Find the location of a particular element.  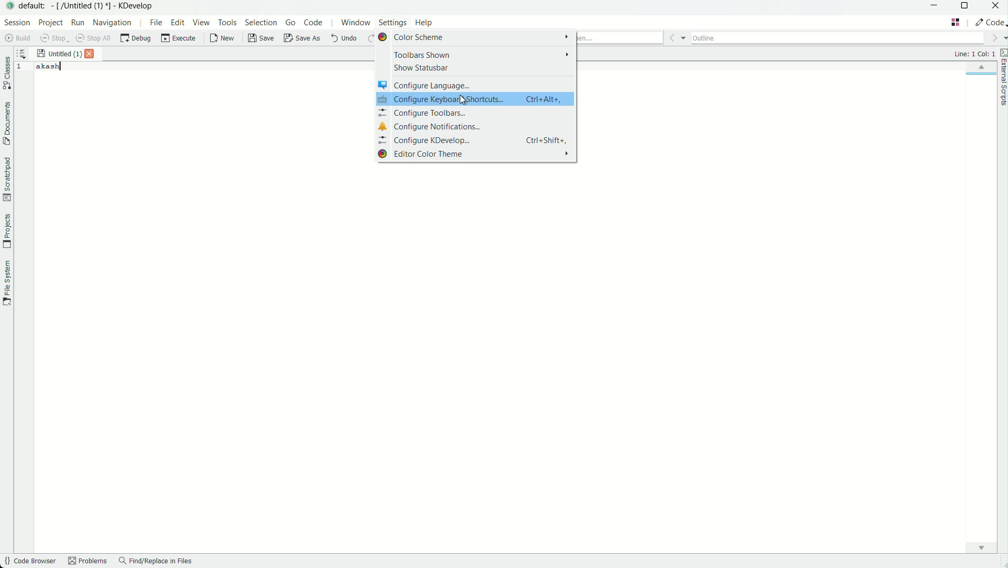

change layout is located at coordinates (955, 22).